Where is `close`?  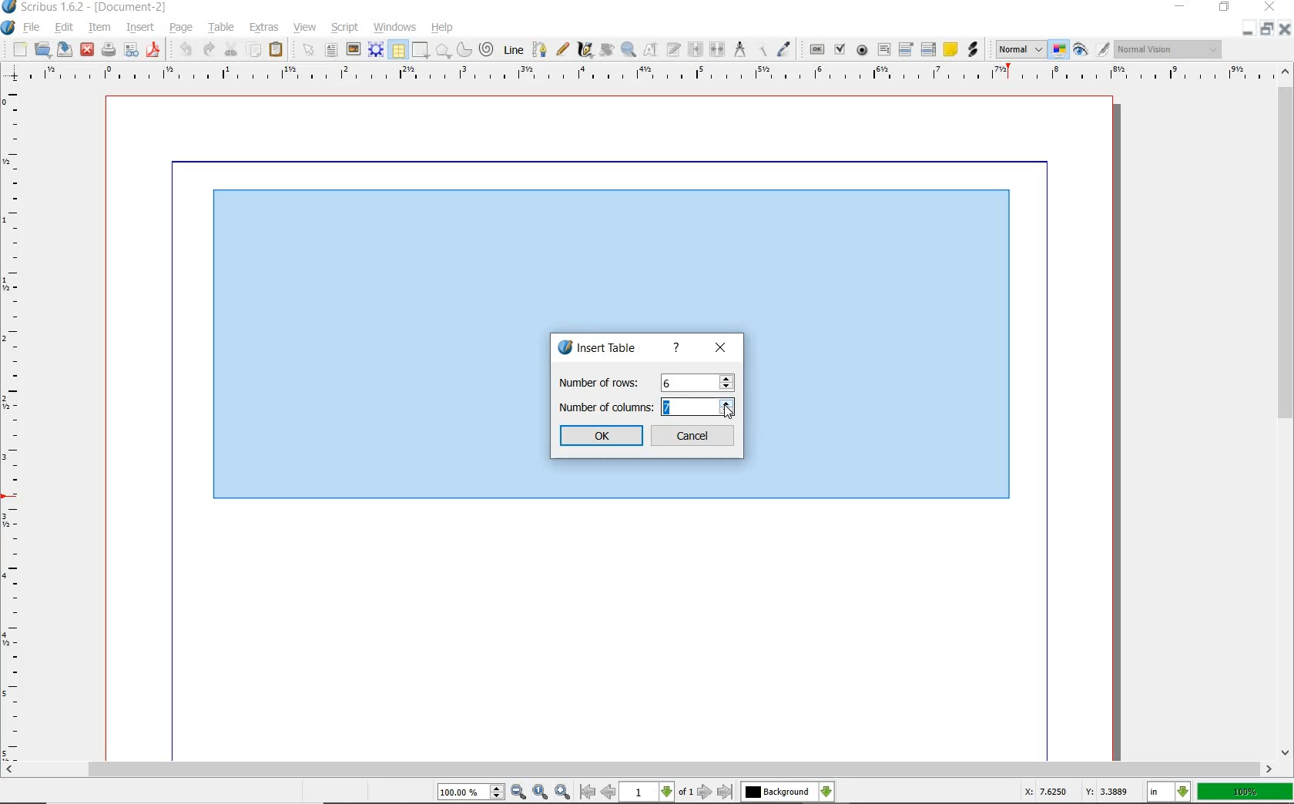
close is located at coordinates (1269, 8).